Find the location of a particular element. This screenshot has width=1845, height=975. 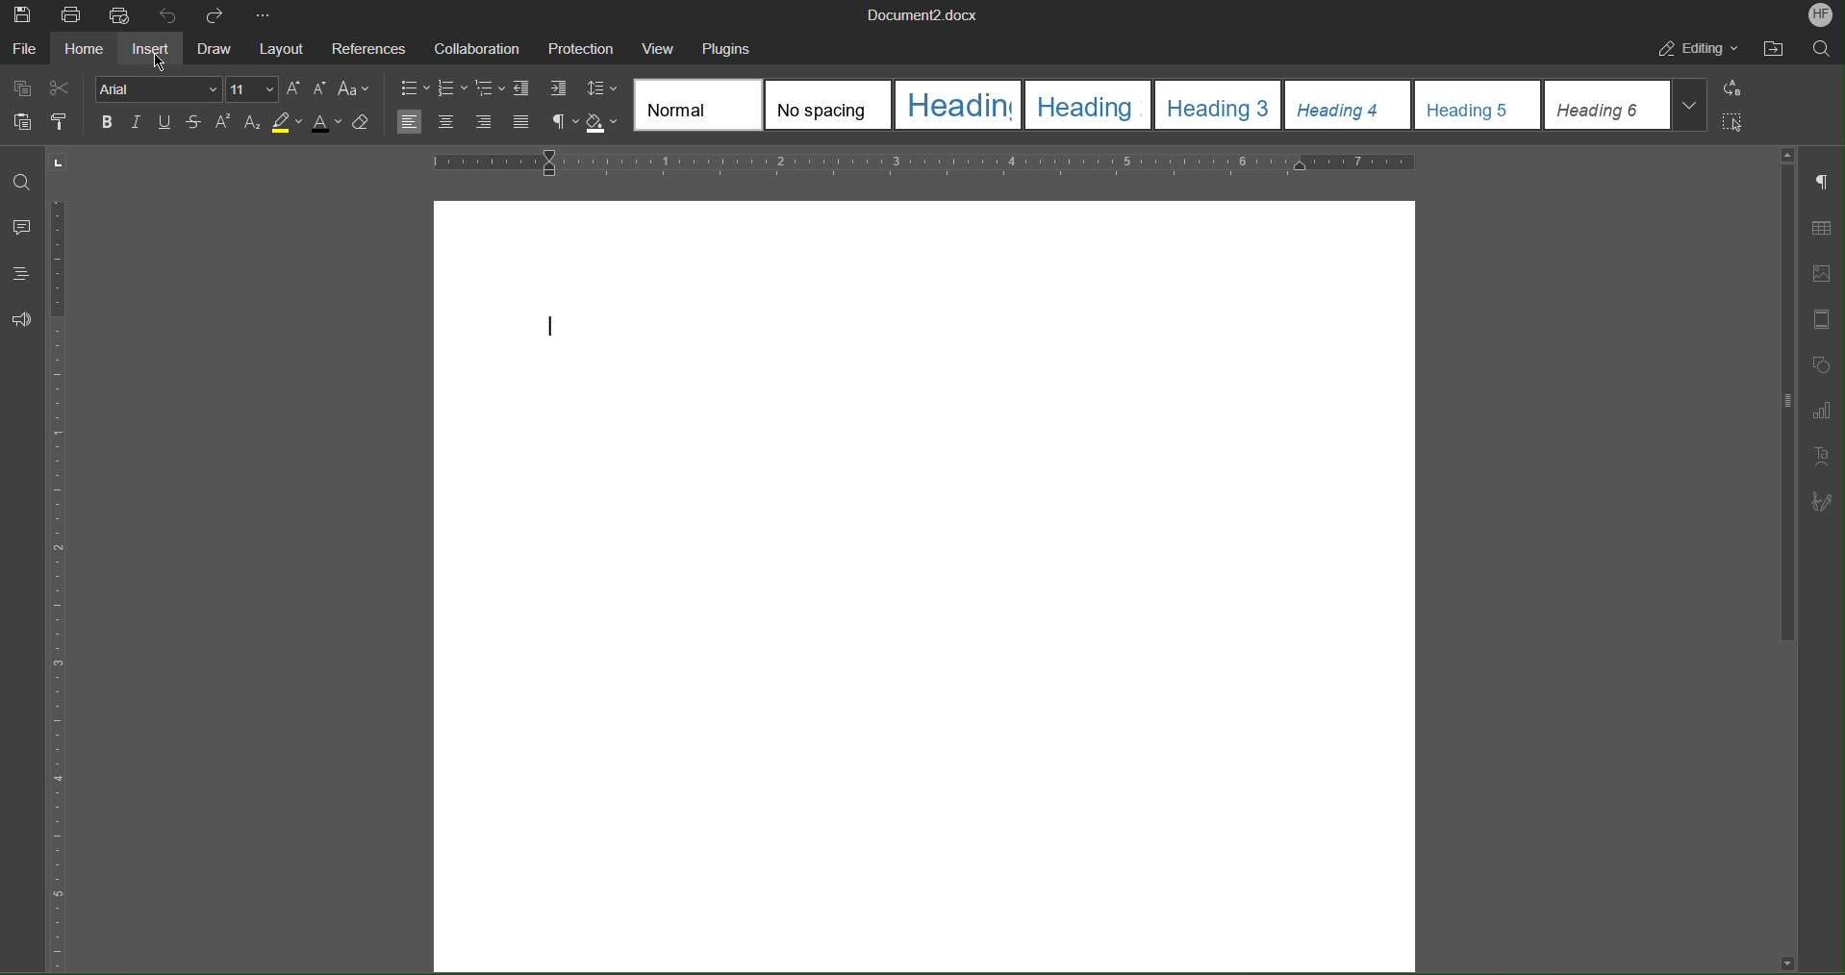

Feedback and Support is located at coordinates (21, 319).